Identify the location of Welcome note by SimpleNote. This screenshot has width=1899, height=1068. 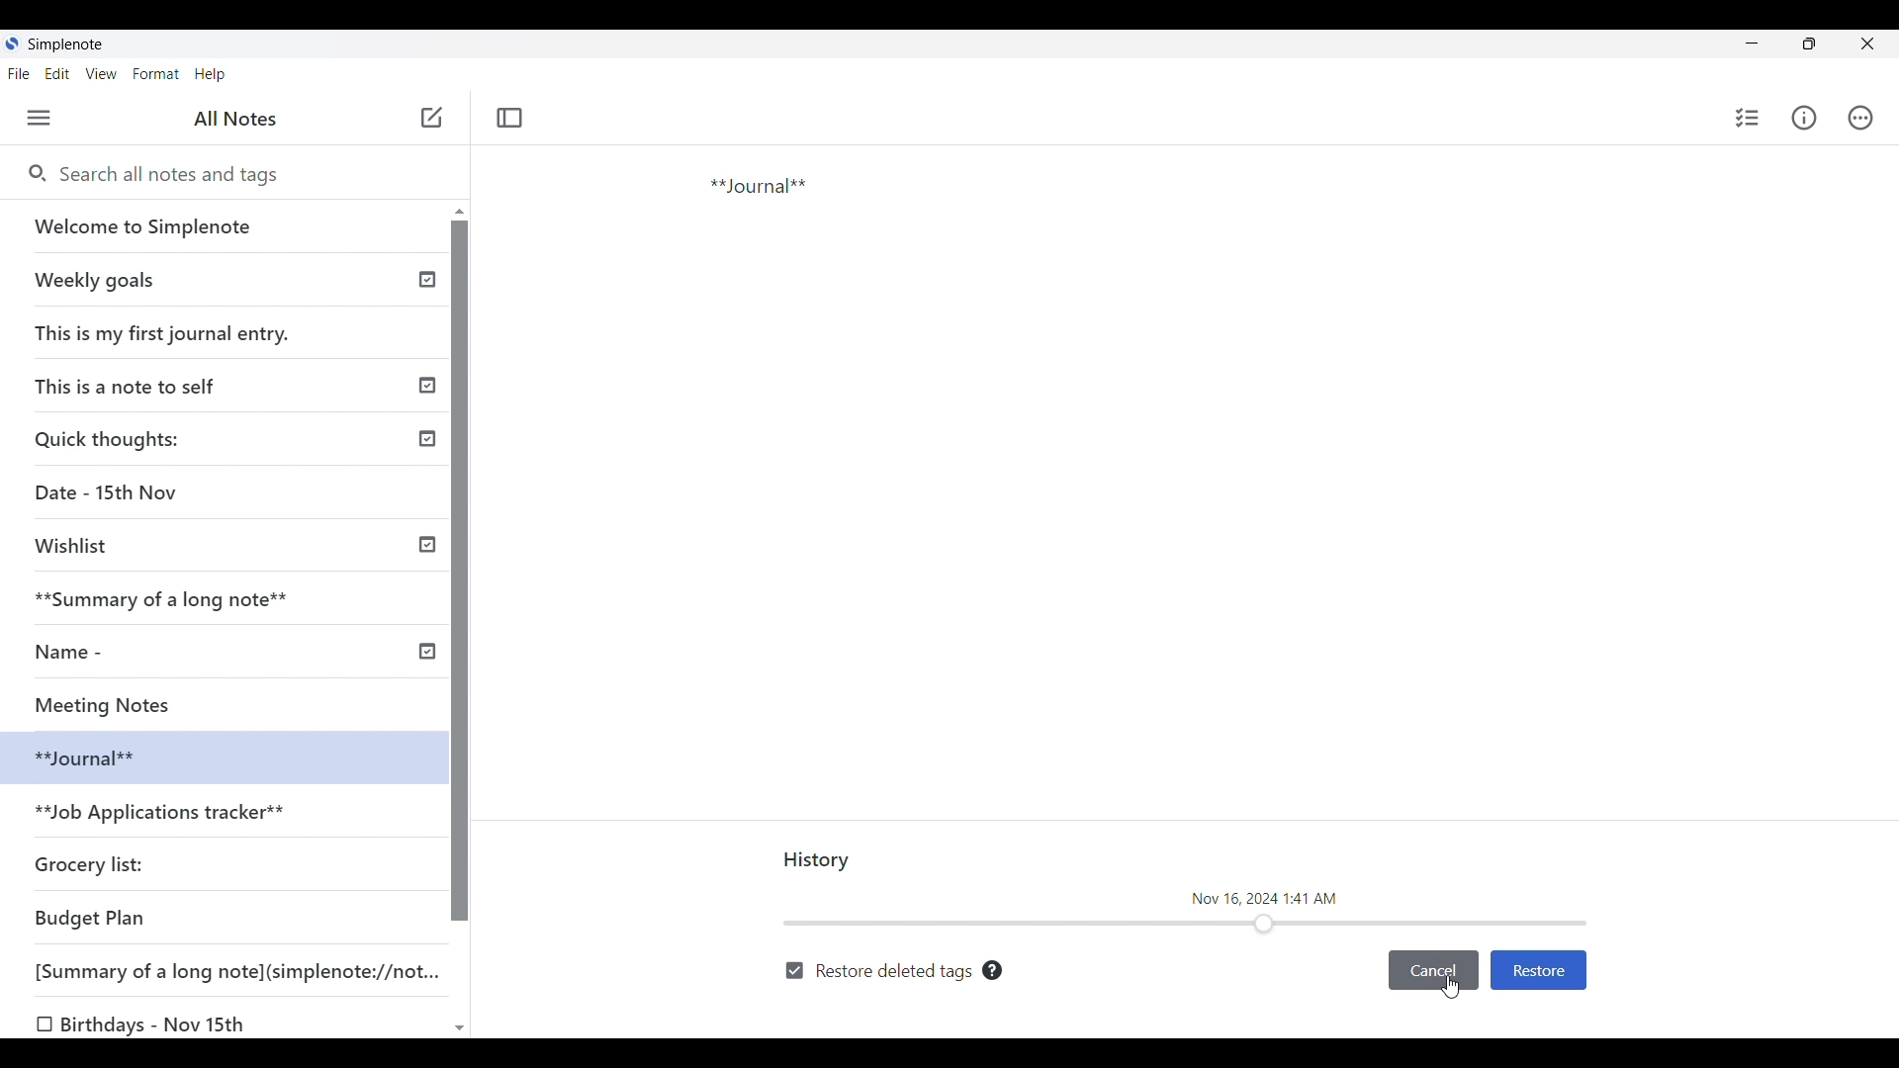
(226, 225).